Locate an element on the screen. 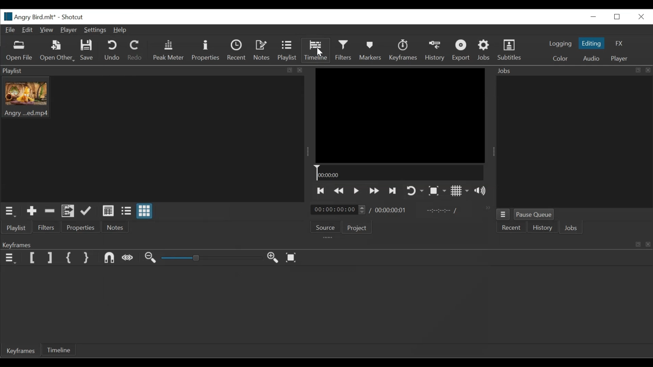 The height and width of the screenshot is (367, 653). Restore is located at coordinates (618, 17).